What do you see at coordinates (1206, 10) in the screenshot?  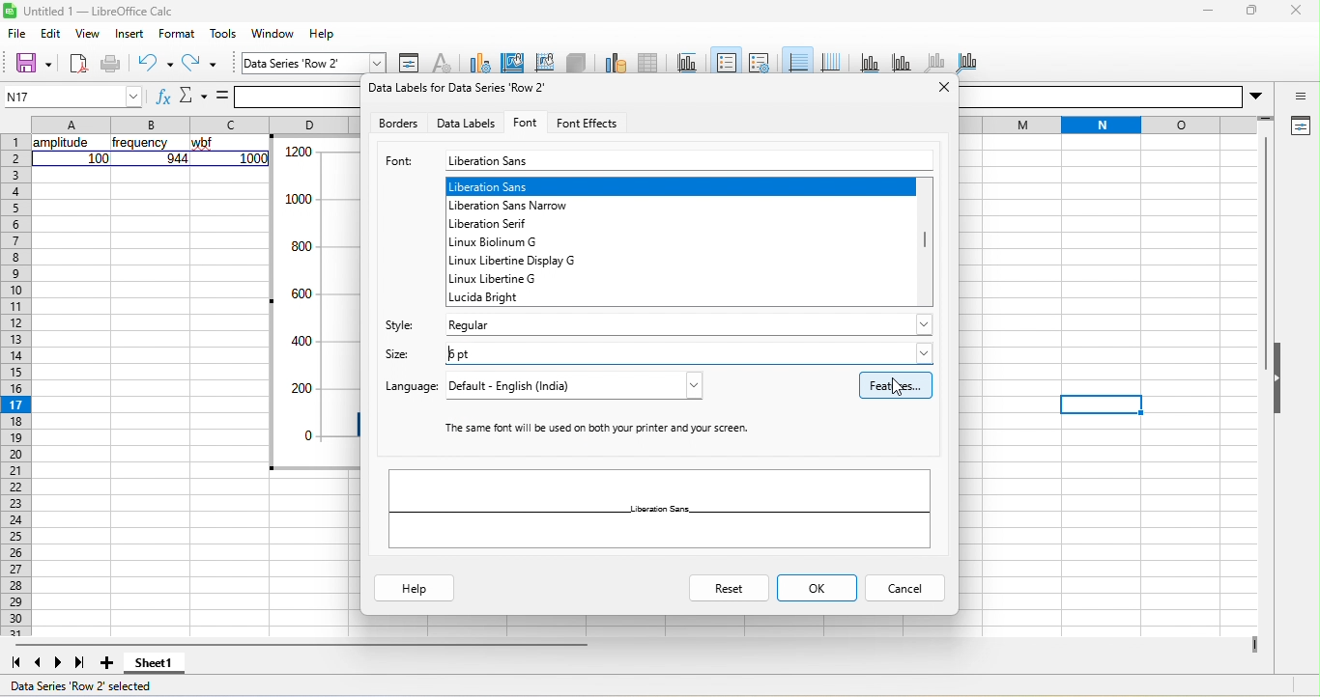 I see `minimize` at bounding box center [1206, 10].